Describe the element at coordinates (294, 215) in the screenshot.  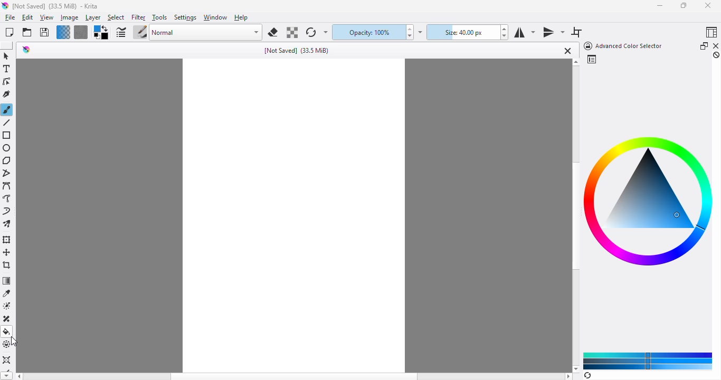
I see `canvas` at that location.